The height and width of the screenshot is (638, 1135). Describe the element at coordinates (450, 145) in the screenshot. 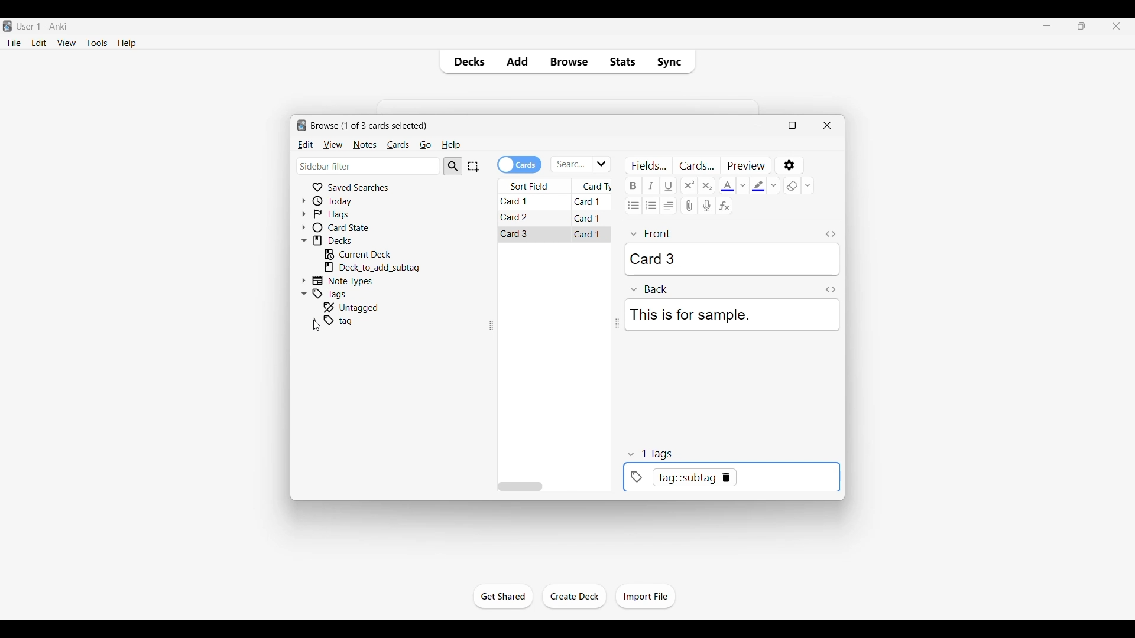

I see `Help menu` at that location.